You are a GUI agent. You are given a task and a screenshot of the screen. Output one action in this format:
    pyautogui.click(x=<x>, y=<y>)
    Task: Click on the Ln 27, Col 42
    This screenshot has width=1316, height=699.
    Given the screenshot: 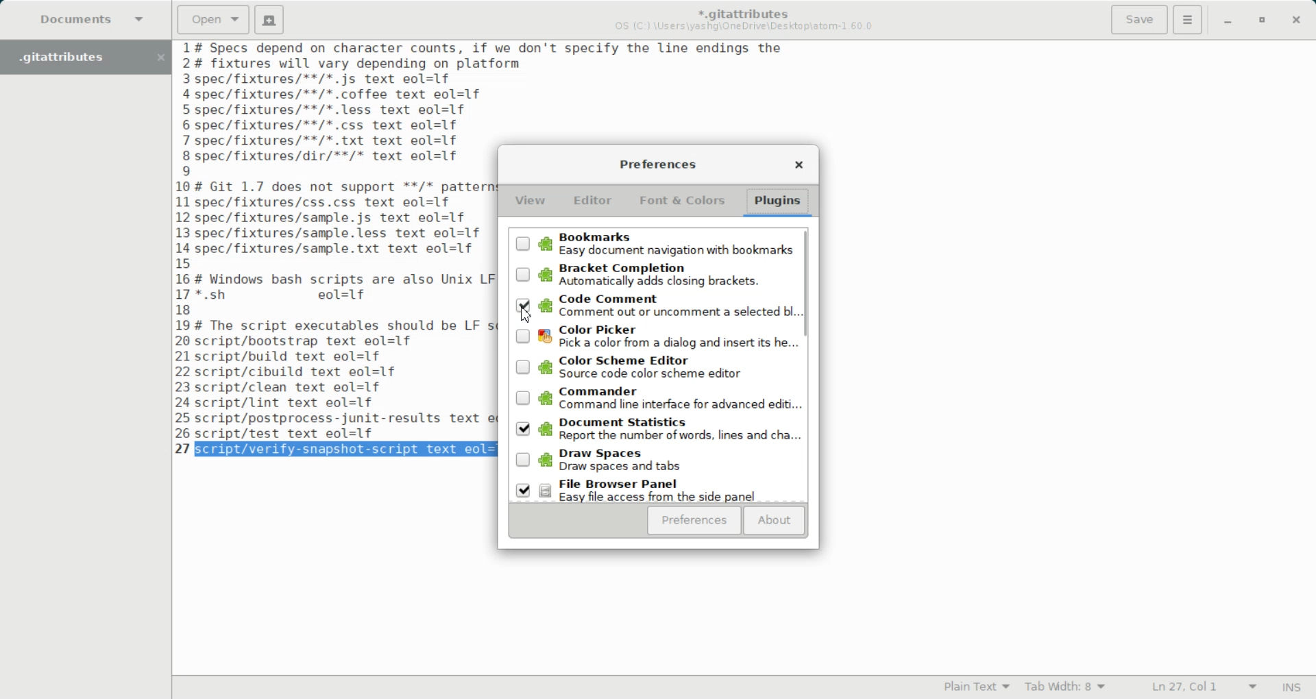 What is the action you would take?
    pyautogui.click(x=1199, y=687)
    